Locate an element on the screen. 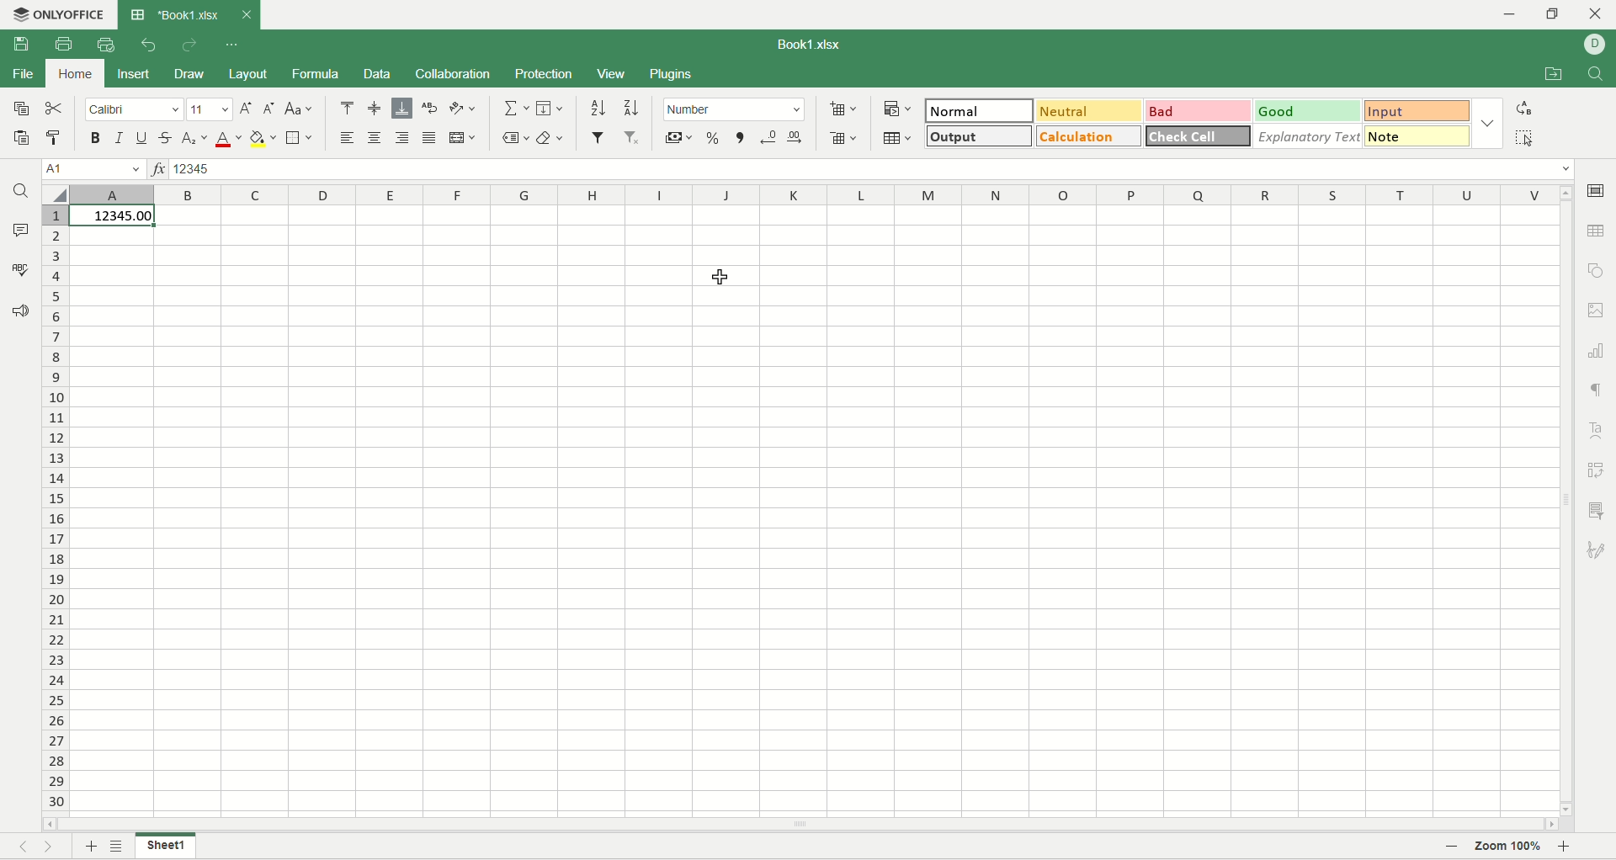 Image resolution: width=1616 pixels, height=860 pixels. increase decimal is located at coordinates (795, 140).